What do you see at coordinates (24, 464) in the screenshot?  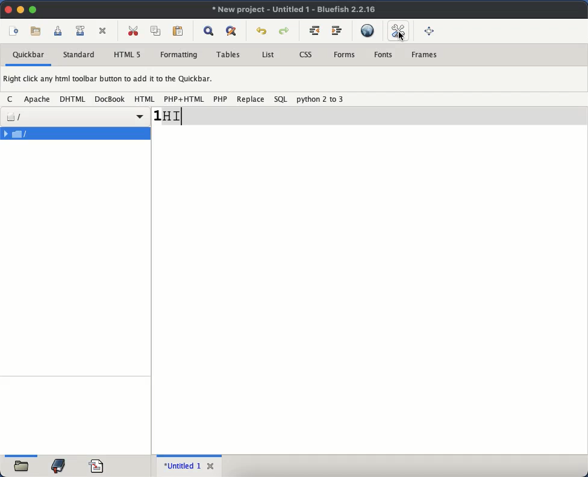 I see `open` at bounding box center [24, 464].